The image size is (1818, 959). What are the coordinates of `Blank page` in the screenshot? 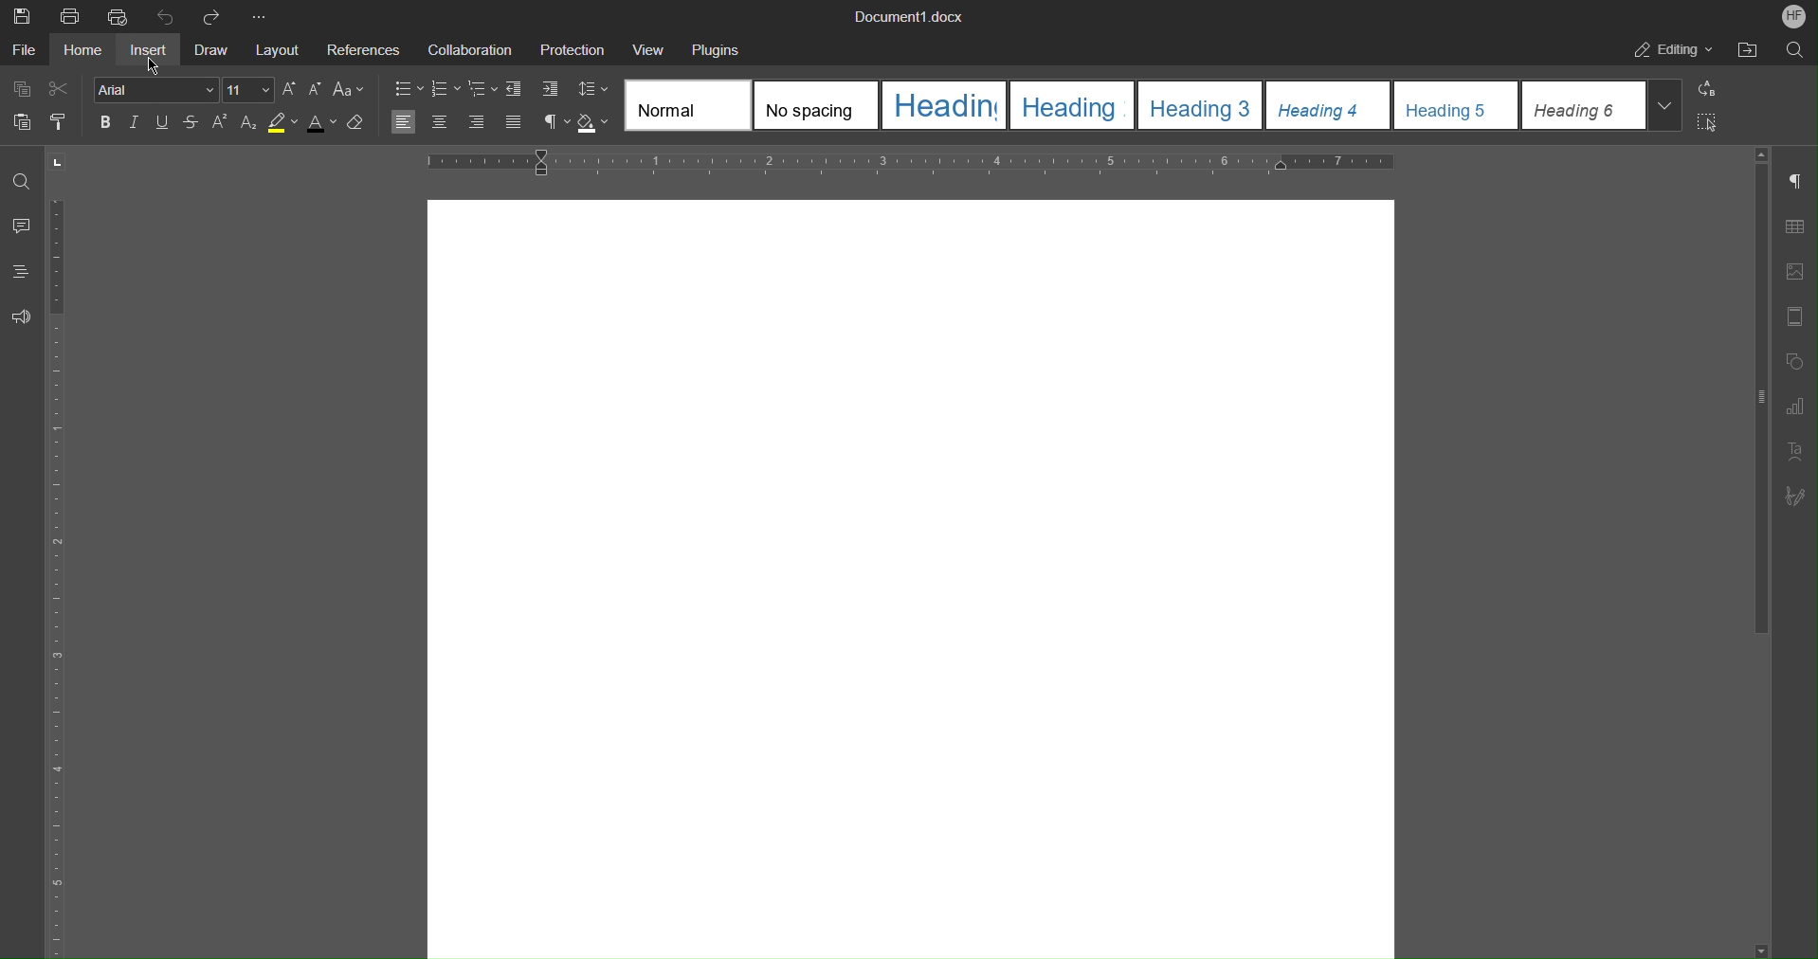 It's located at (910, 572).